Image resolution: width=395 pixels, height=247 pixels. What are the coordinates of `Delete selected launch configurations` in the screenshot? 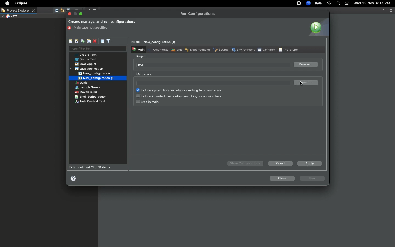 It's located at (95, 41).